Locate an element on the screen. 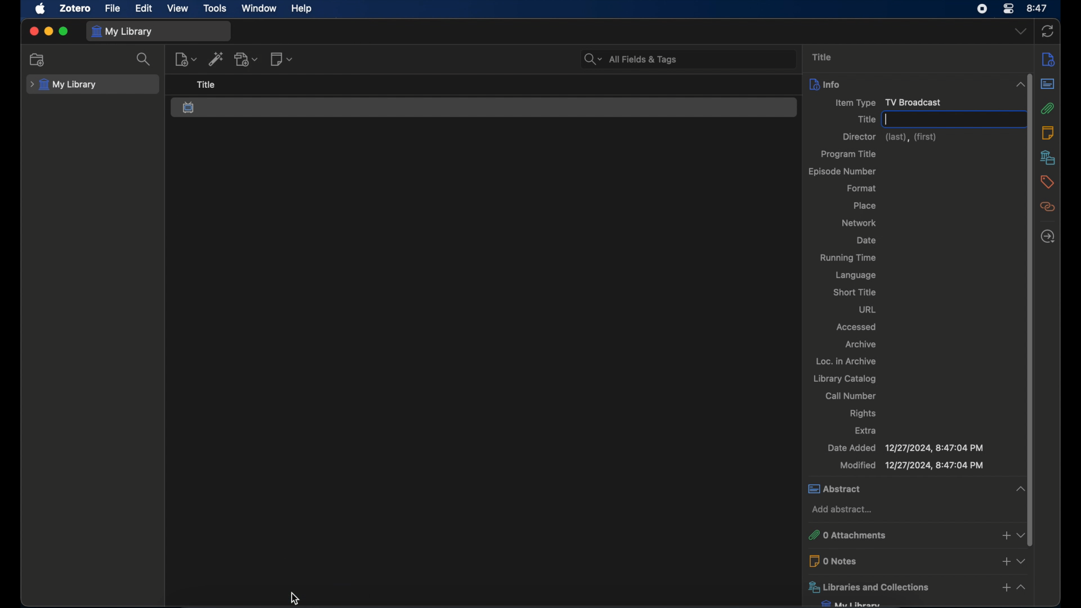  attachments is located at coordinates (1049, 109).